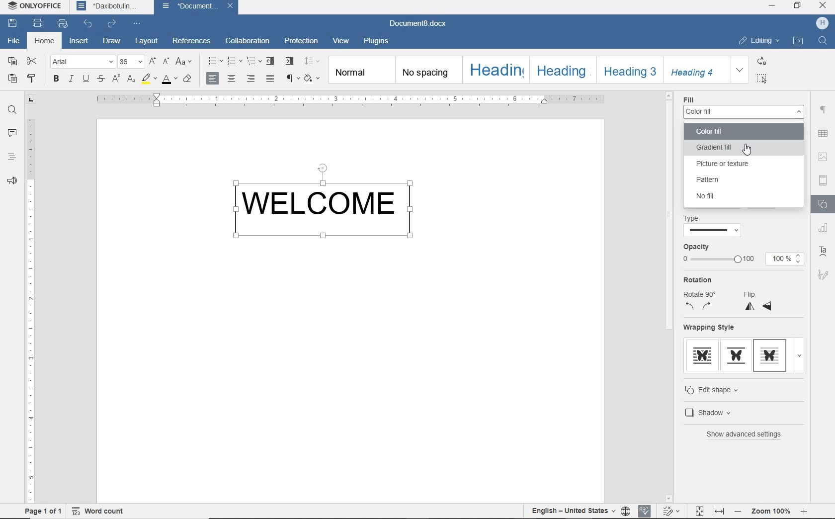  Describe the element at coordinates (698, 280) in the screenshot. I see `Rotation` at that location.